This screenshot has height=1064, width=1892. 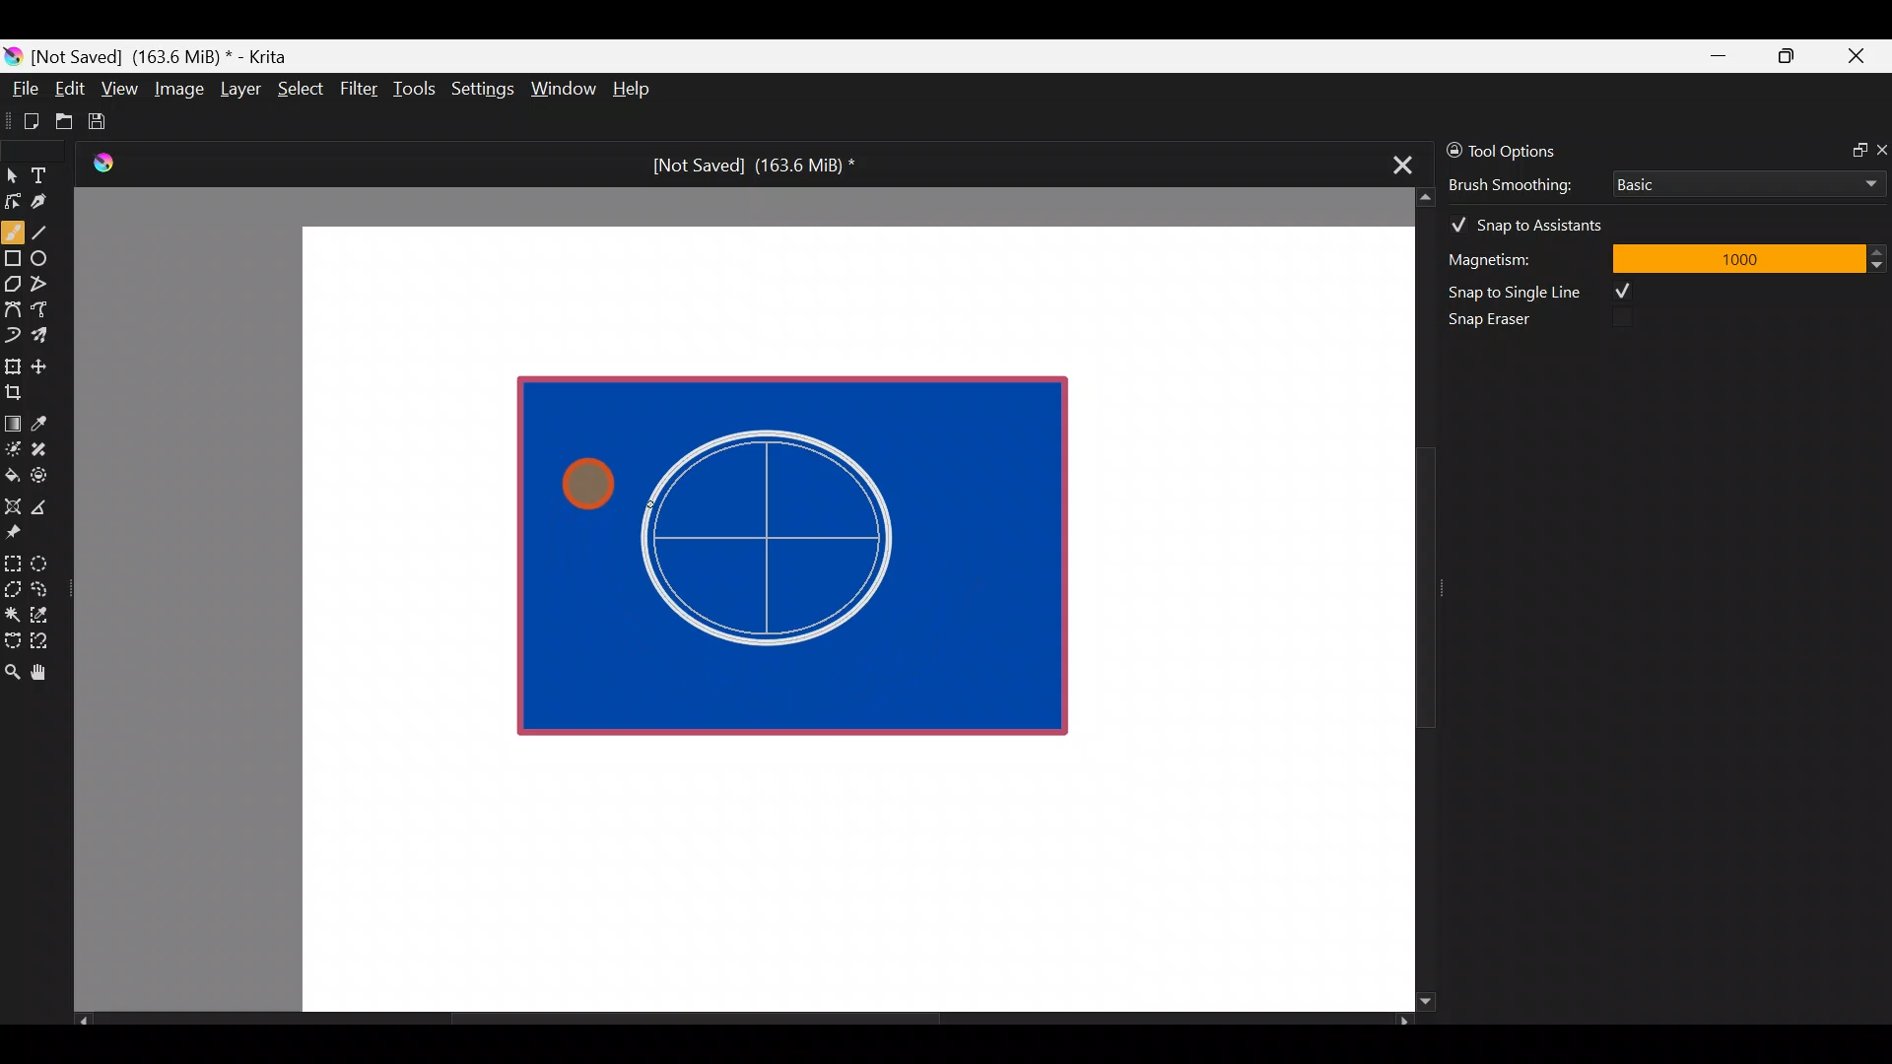 I want to click on 1000, so click(x=1737, y=257).